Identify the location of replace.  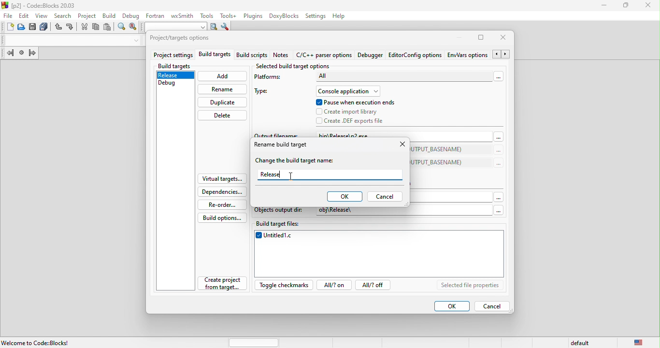
(133, 28).